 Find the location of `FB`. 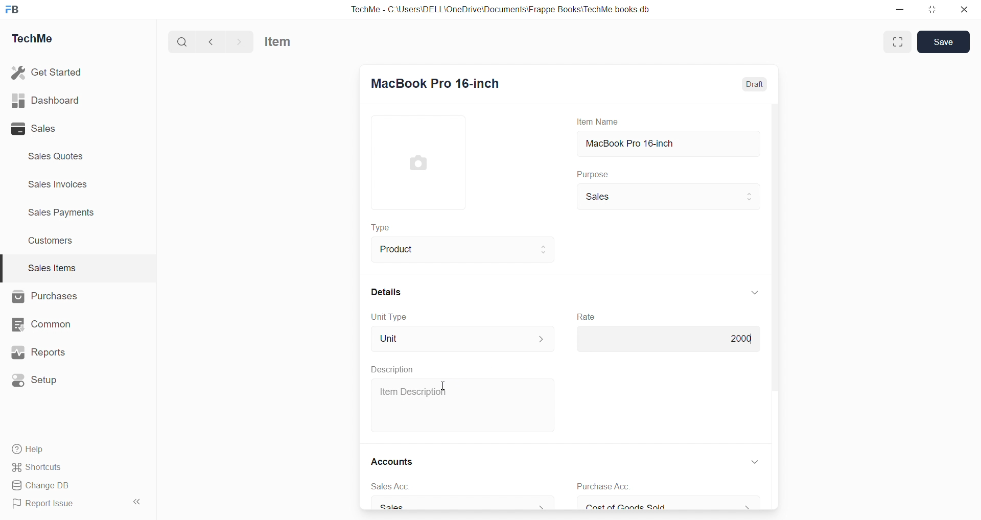

FB is located at coordinates (14, 9).